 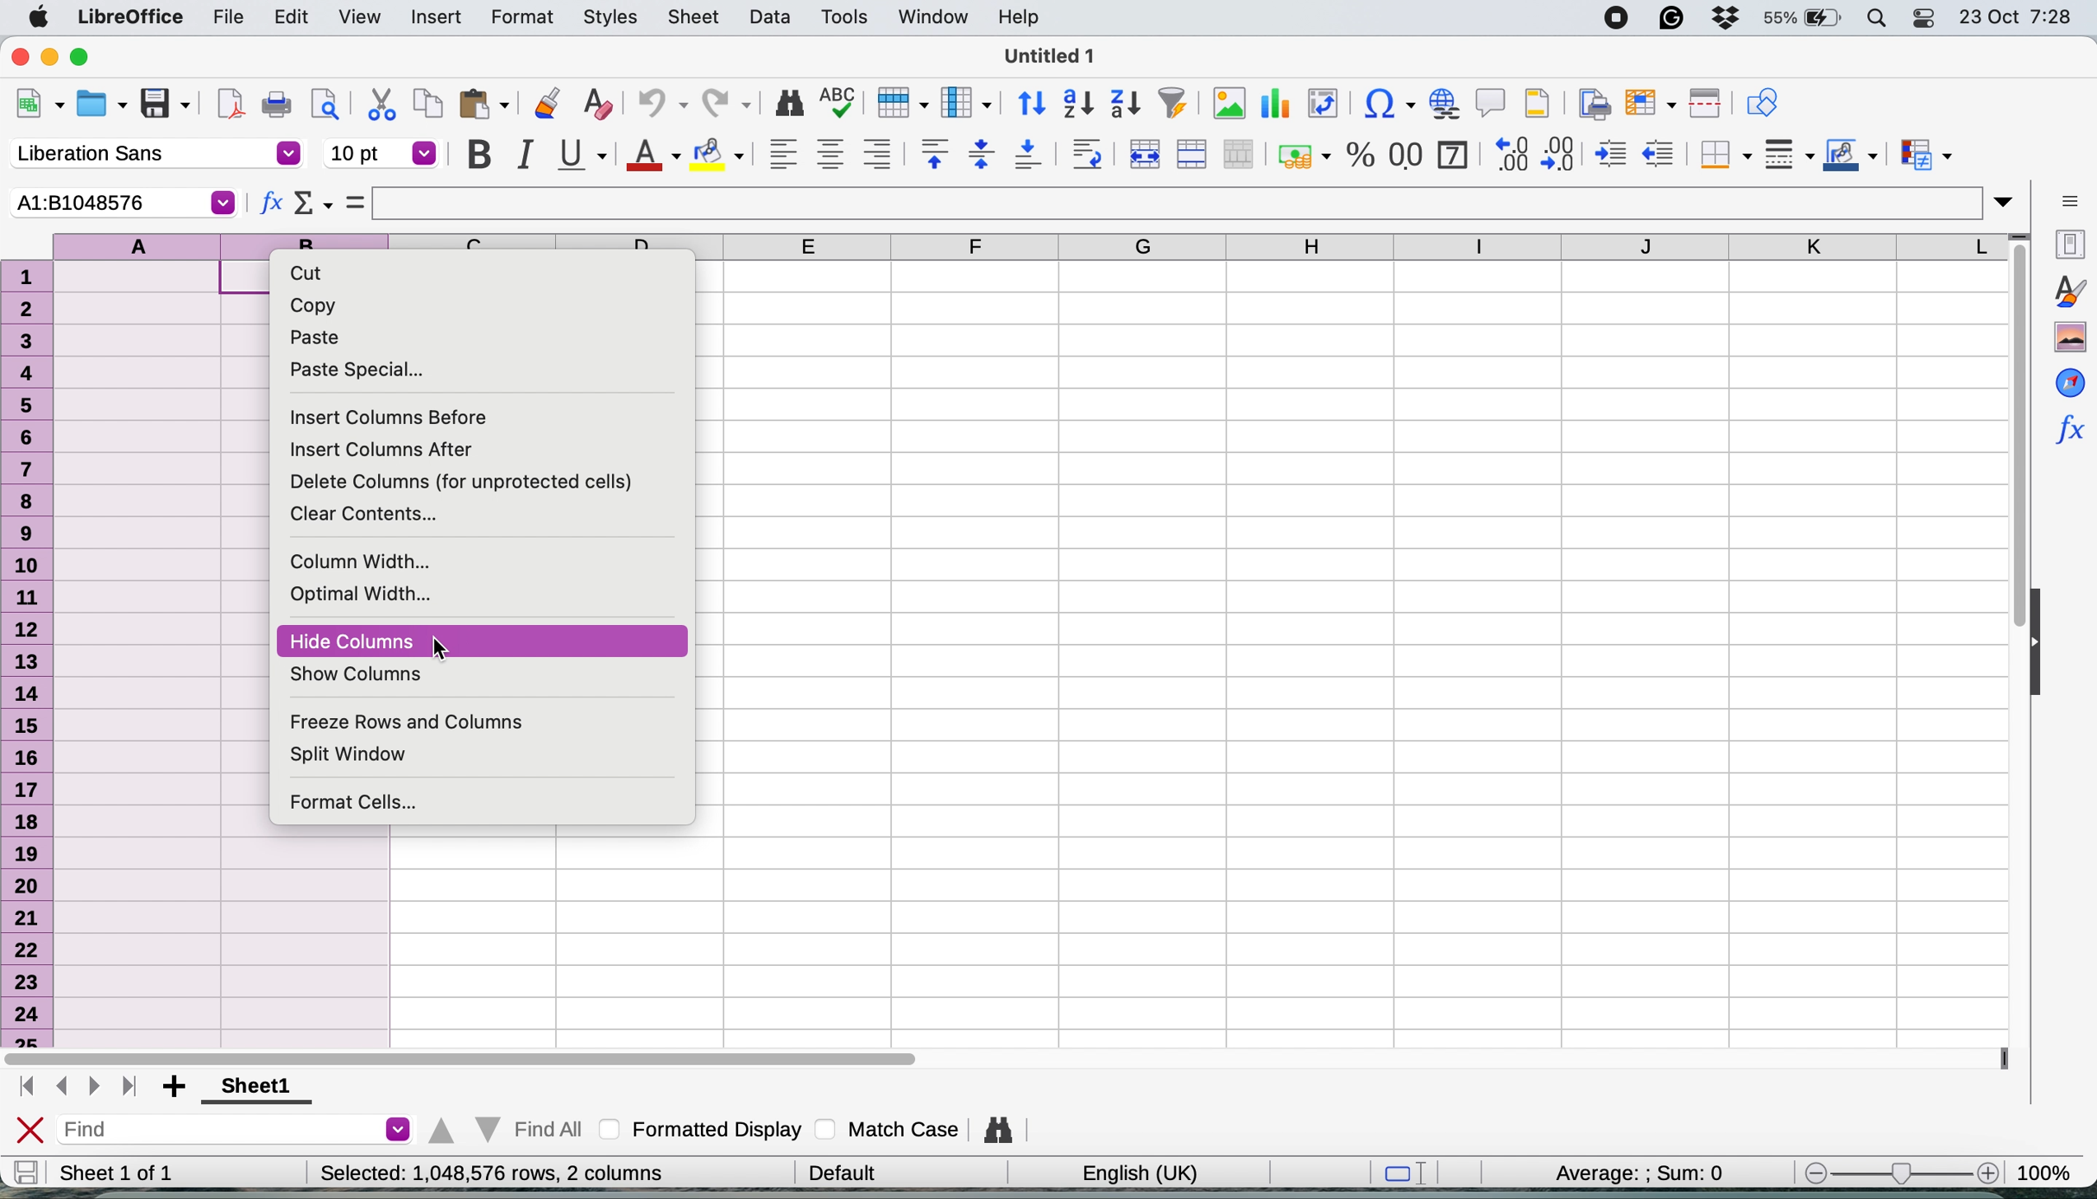 I want to click on untitled 1, so click(x=1051, y=58).